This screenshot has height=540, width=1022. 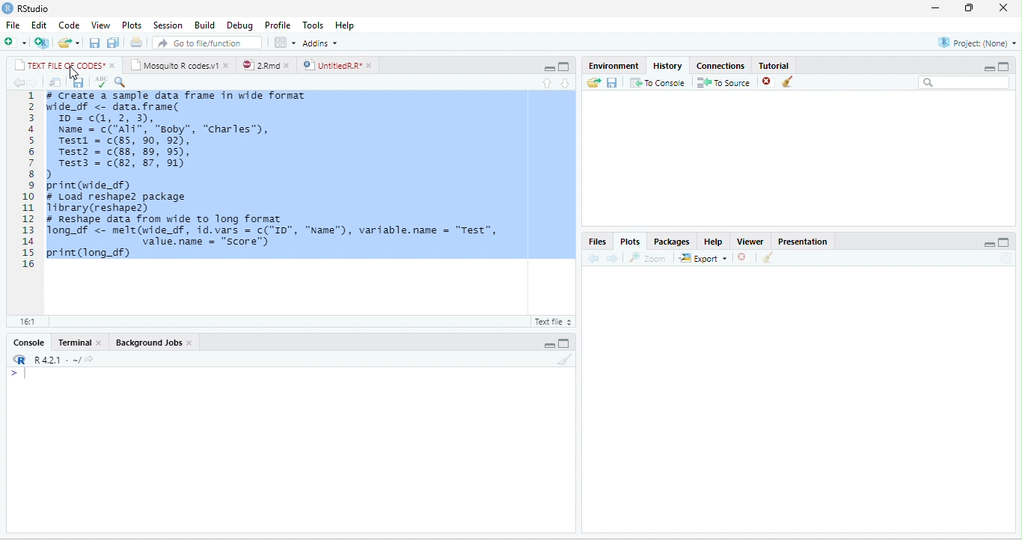 What do you see at coordinates (934, 9) in the screenshot?
I see `minimize` at bounding box center [934, 9].